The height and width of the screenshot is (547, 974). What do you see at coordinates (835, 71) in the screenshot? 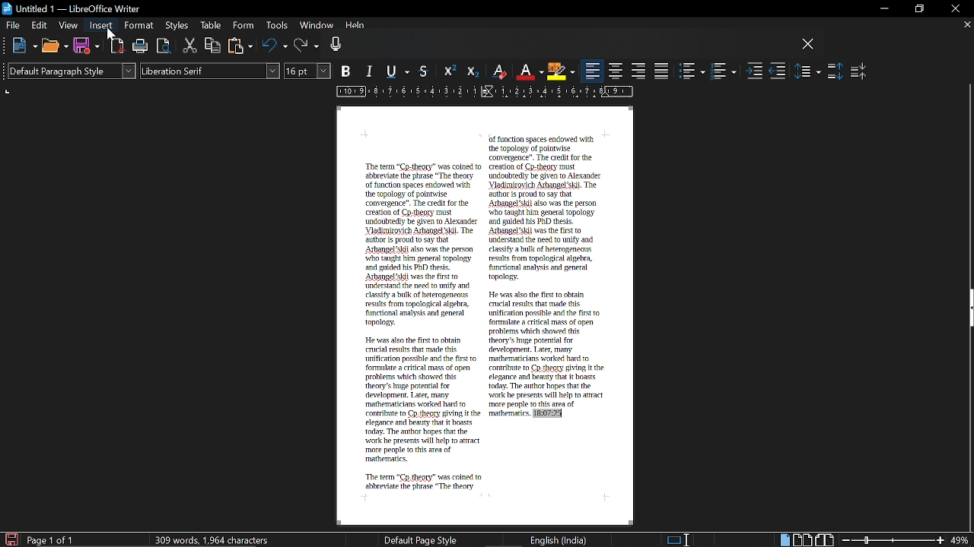
I see `Increase paragraph spacing` at bounding box center [835, 71].